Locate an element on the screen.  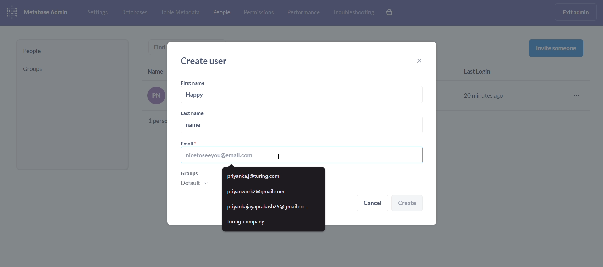
text is located at coordinates (152, 106).